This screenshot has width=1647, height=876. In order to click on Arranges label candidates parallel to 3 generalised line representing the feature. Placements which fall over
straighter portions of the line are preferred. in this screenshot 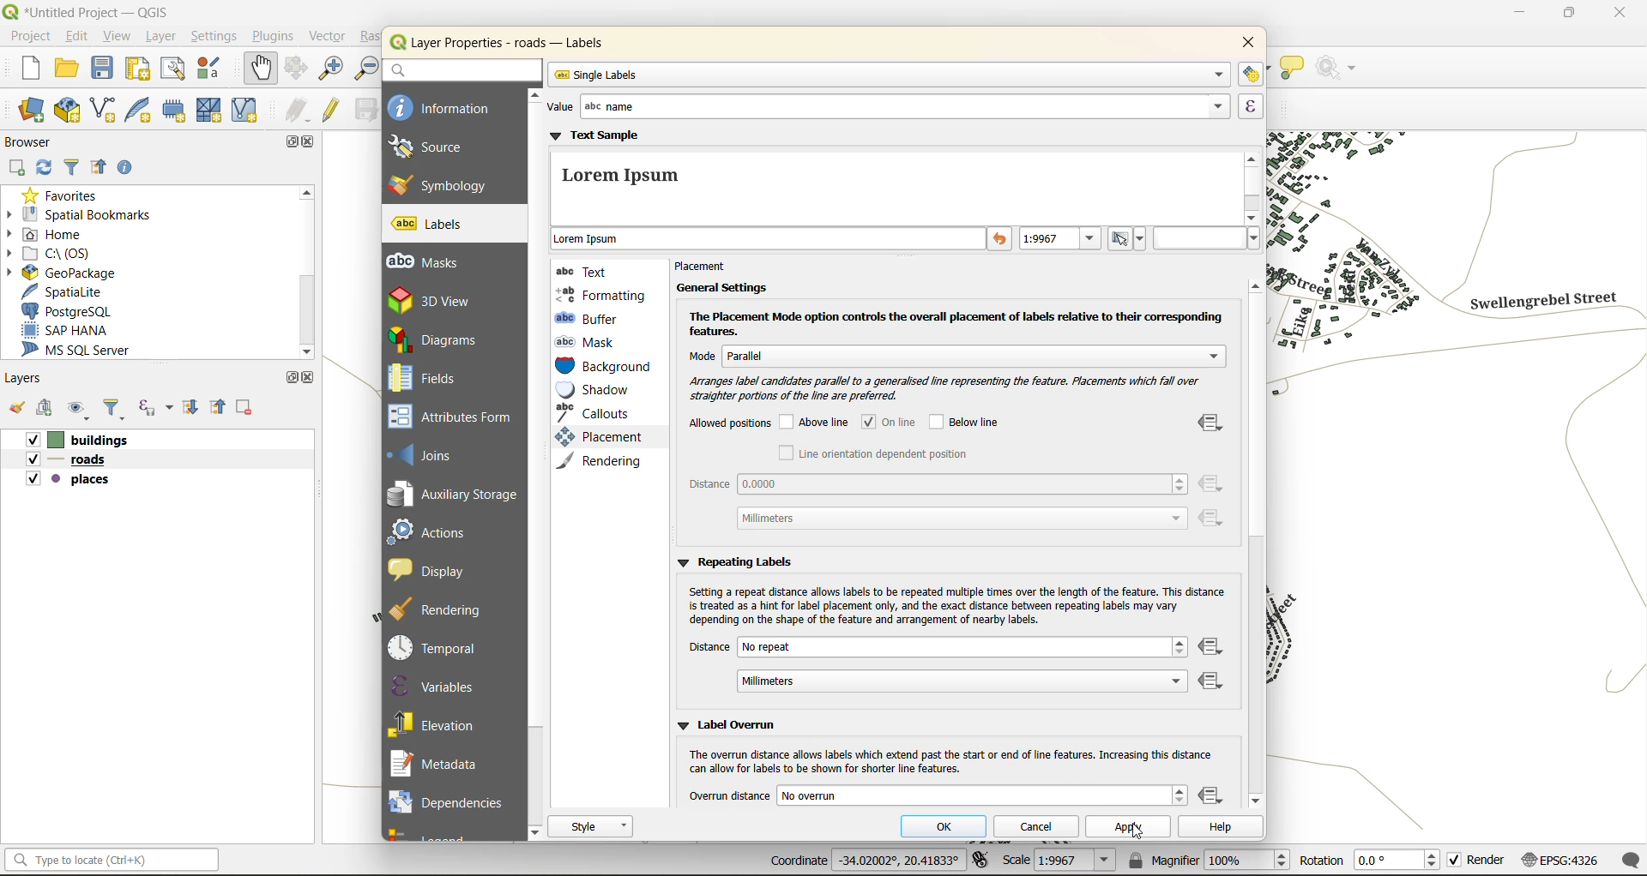, I will do `click(941, 388)`.